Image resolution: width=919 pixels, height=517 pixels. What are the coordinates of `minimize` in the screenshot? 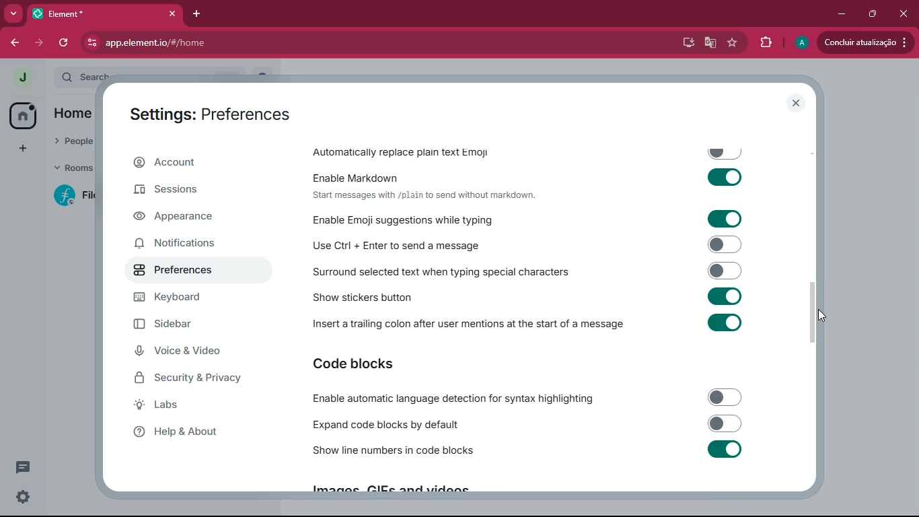 It's located at (841, 14).